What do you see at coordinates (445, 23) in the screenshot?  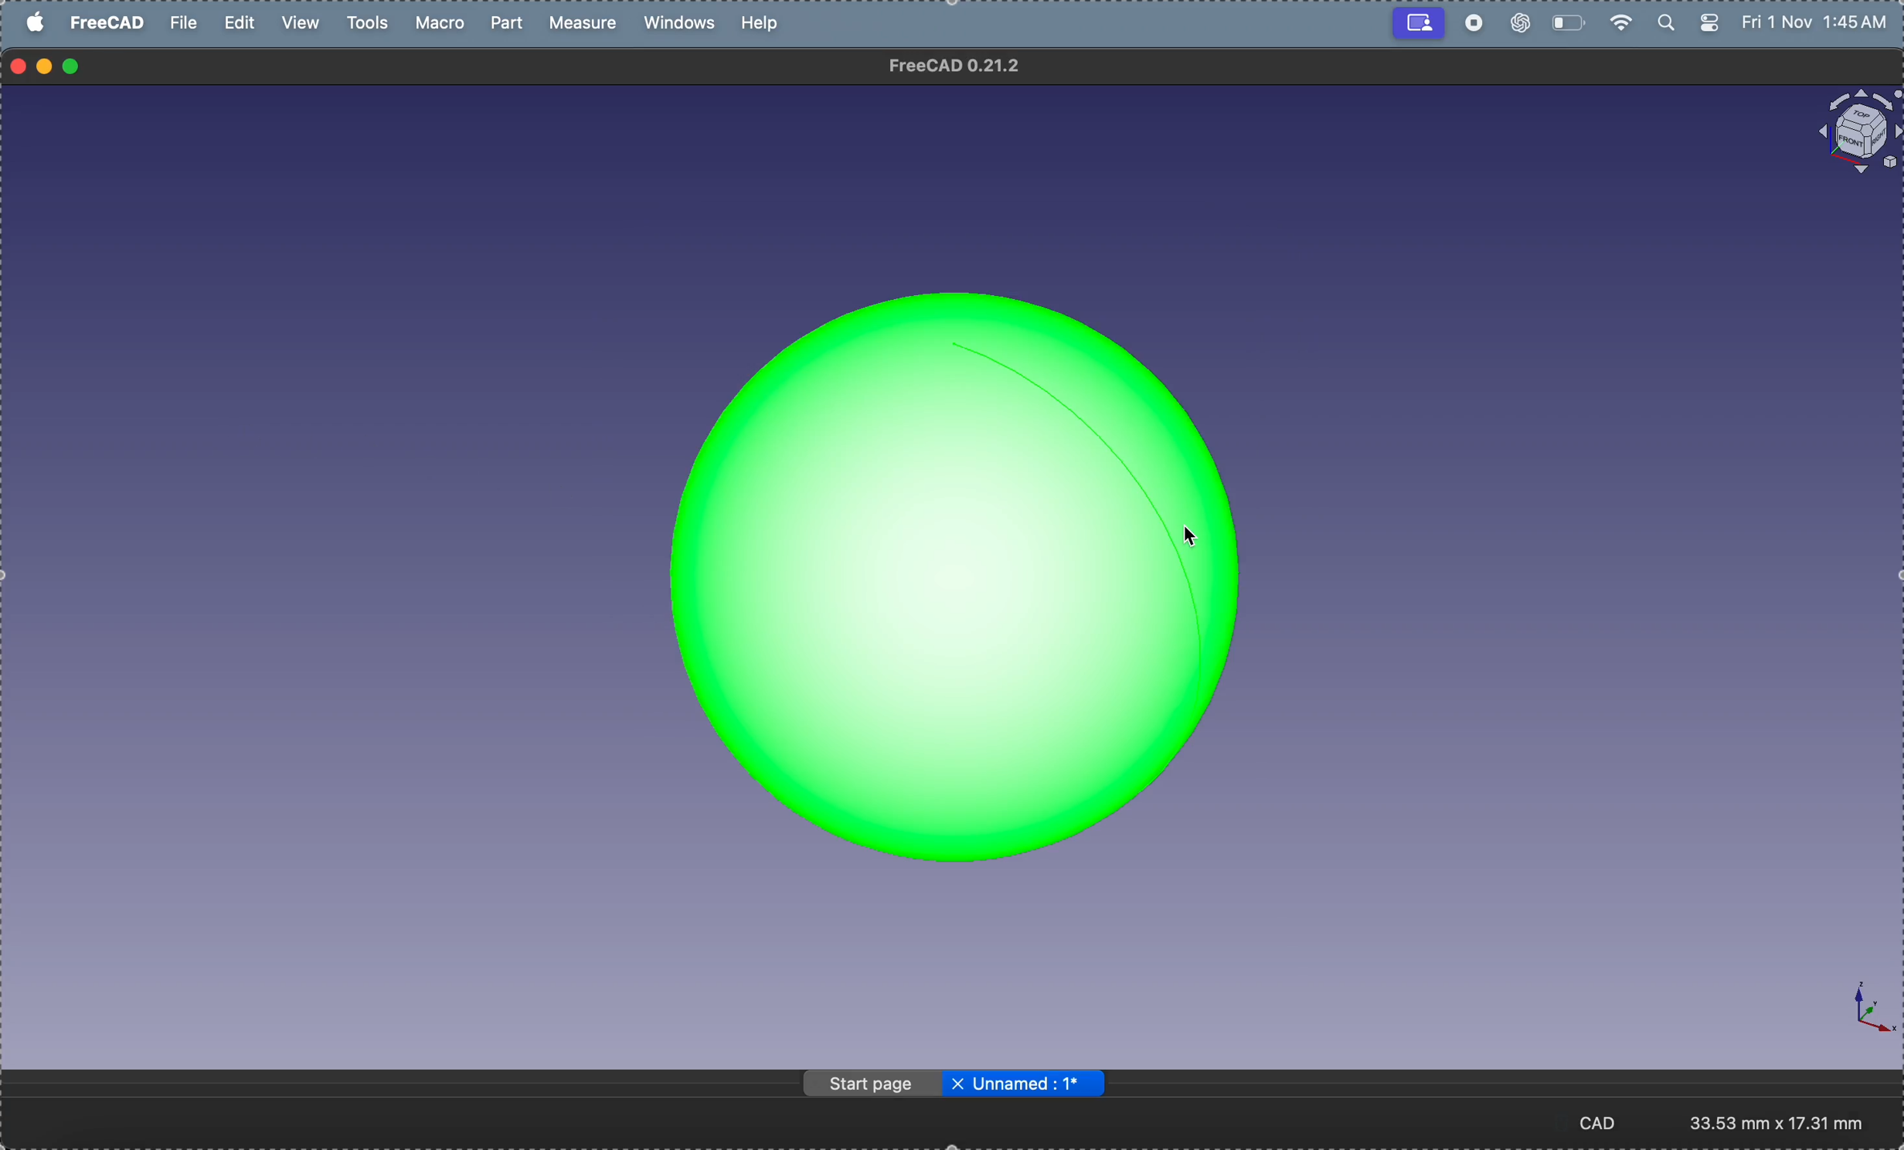 I see `marco` at bounding box center [445, 23].